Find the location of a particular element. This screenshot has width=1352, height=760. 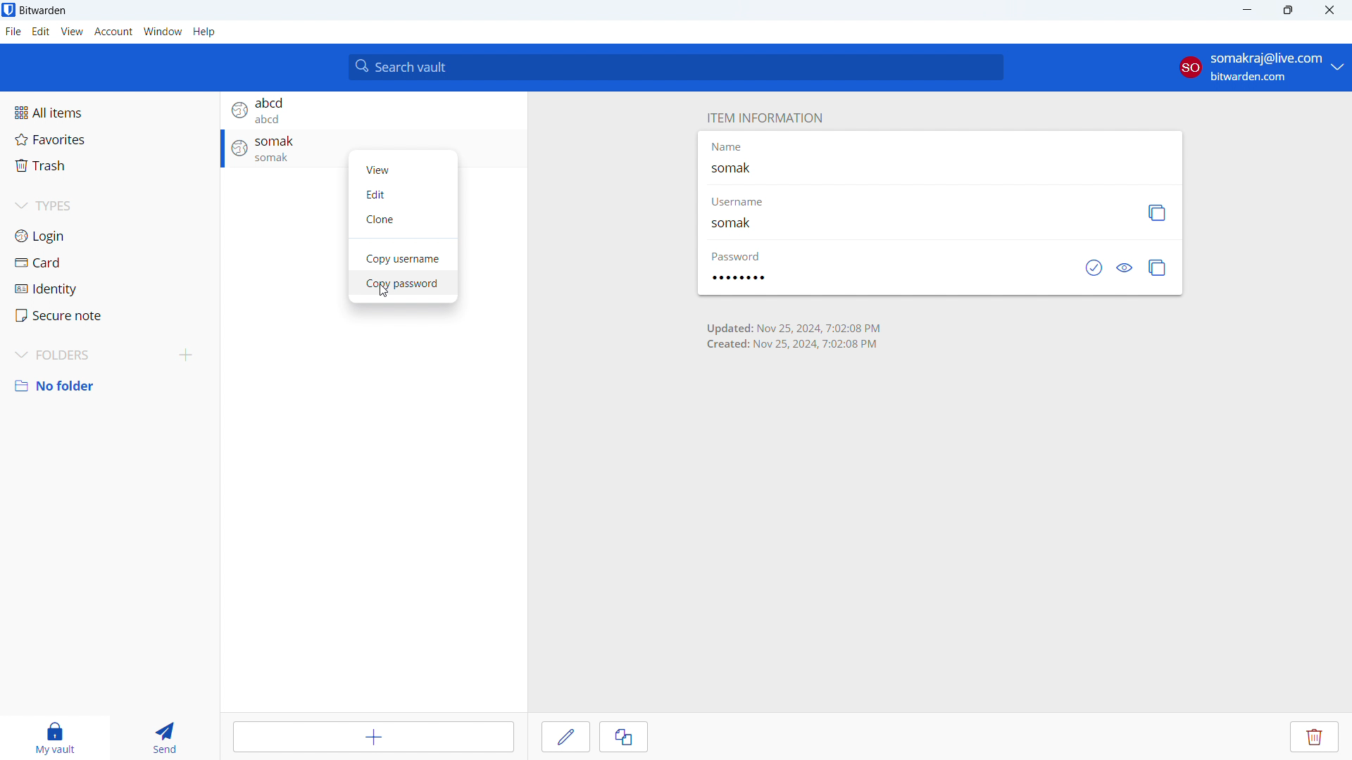

secure note is located at coordinates (108, 316).